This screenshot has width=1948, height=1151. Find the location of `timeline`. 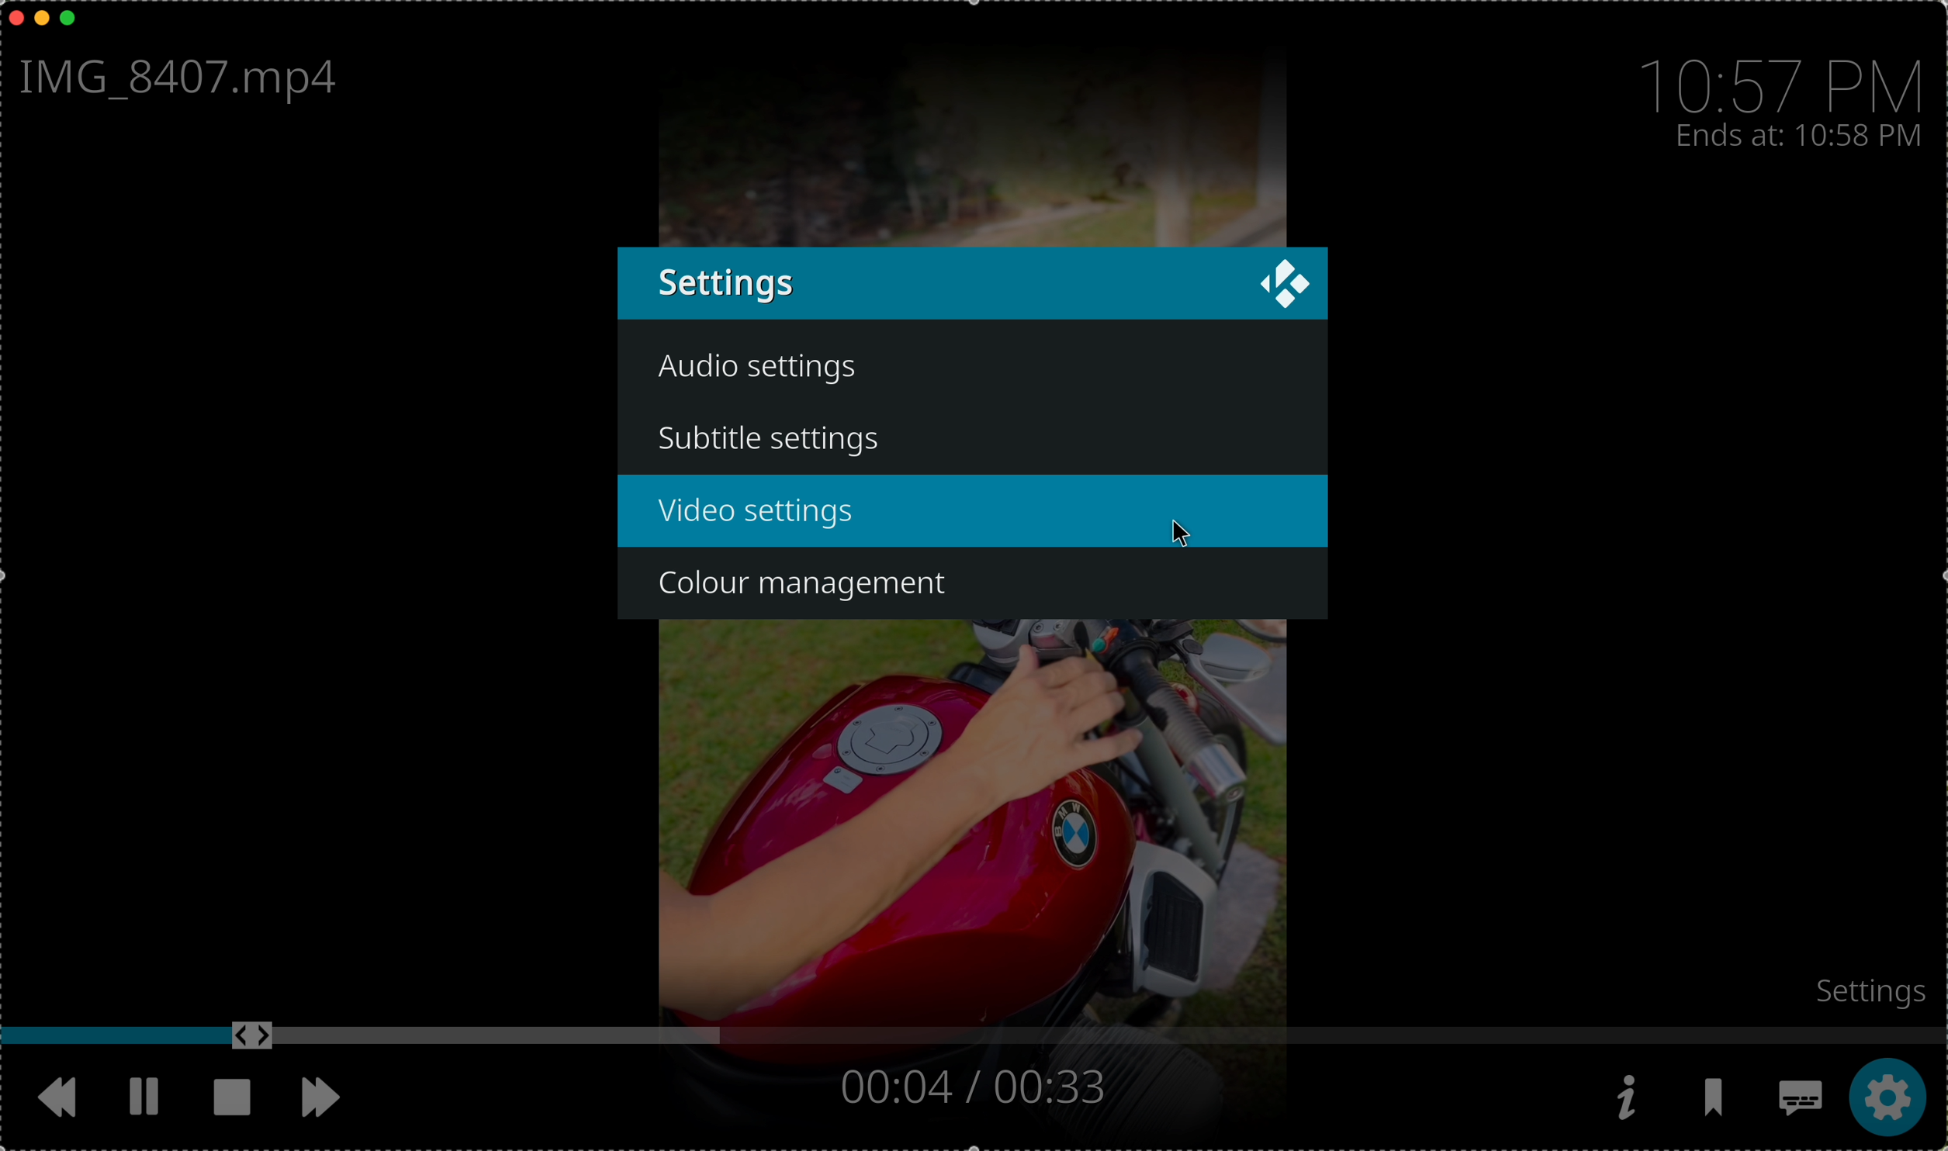

timeline is located at coordinates (974, 1036).